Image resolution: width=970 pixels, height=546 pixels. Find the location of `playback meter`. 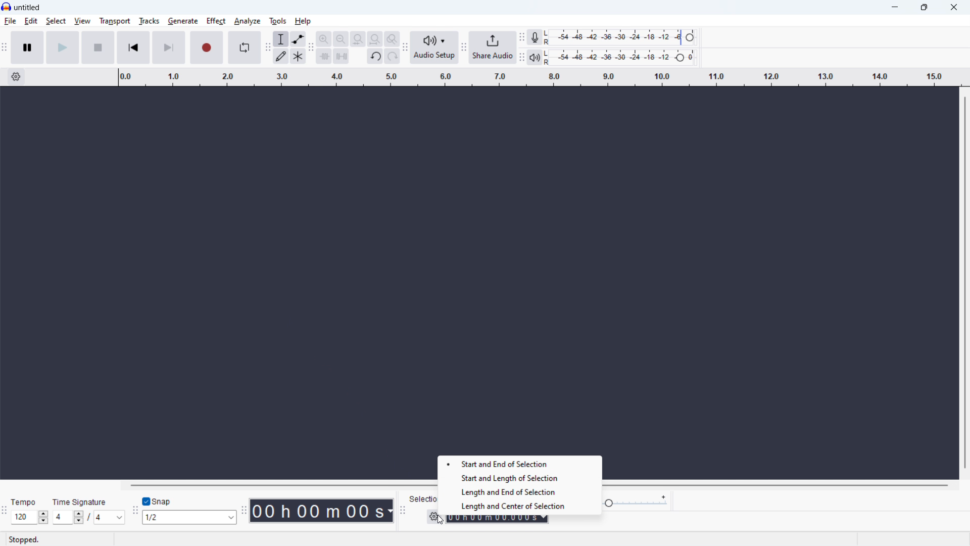

playback meter is located at coordinates (534, 57).